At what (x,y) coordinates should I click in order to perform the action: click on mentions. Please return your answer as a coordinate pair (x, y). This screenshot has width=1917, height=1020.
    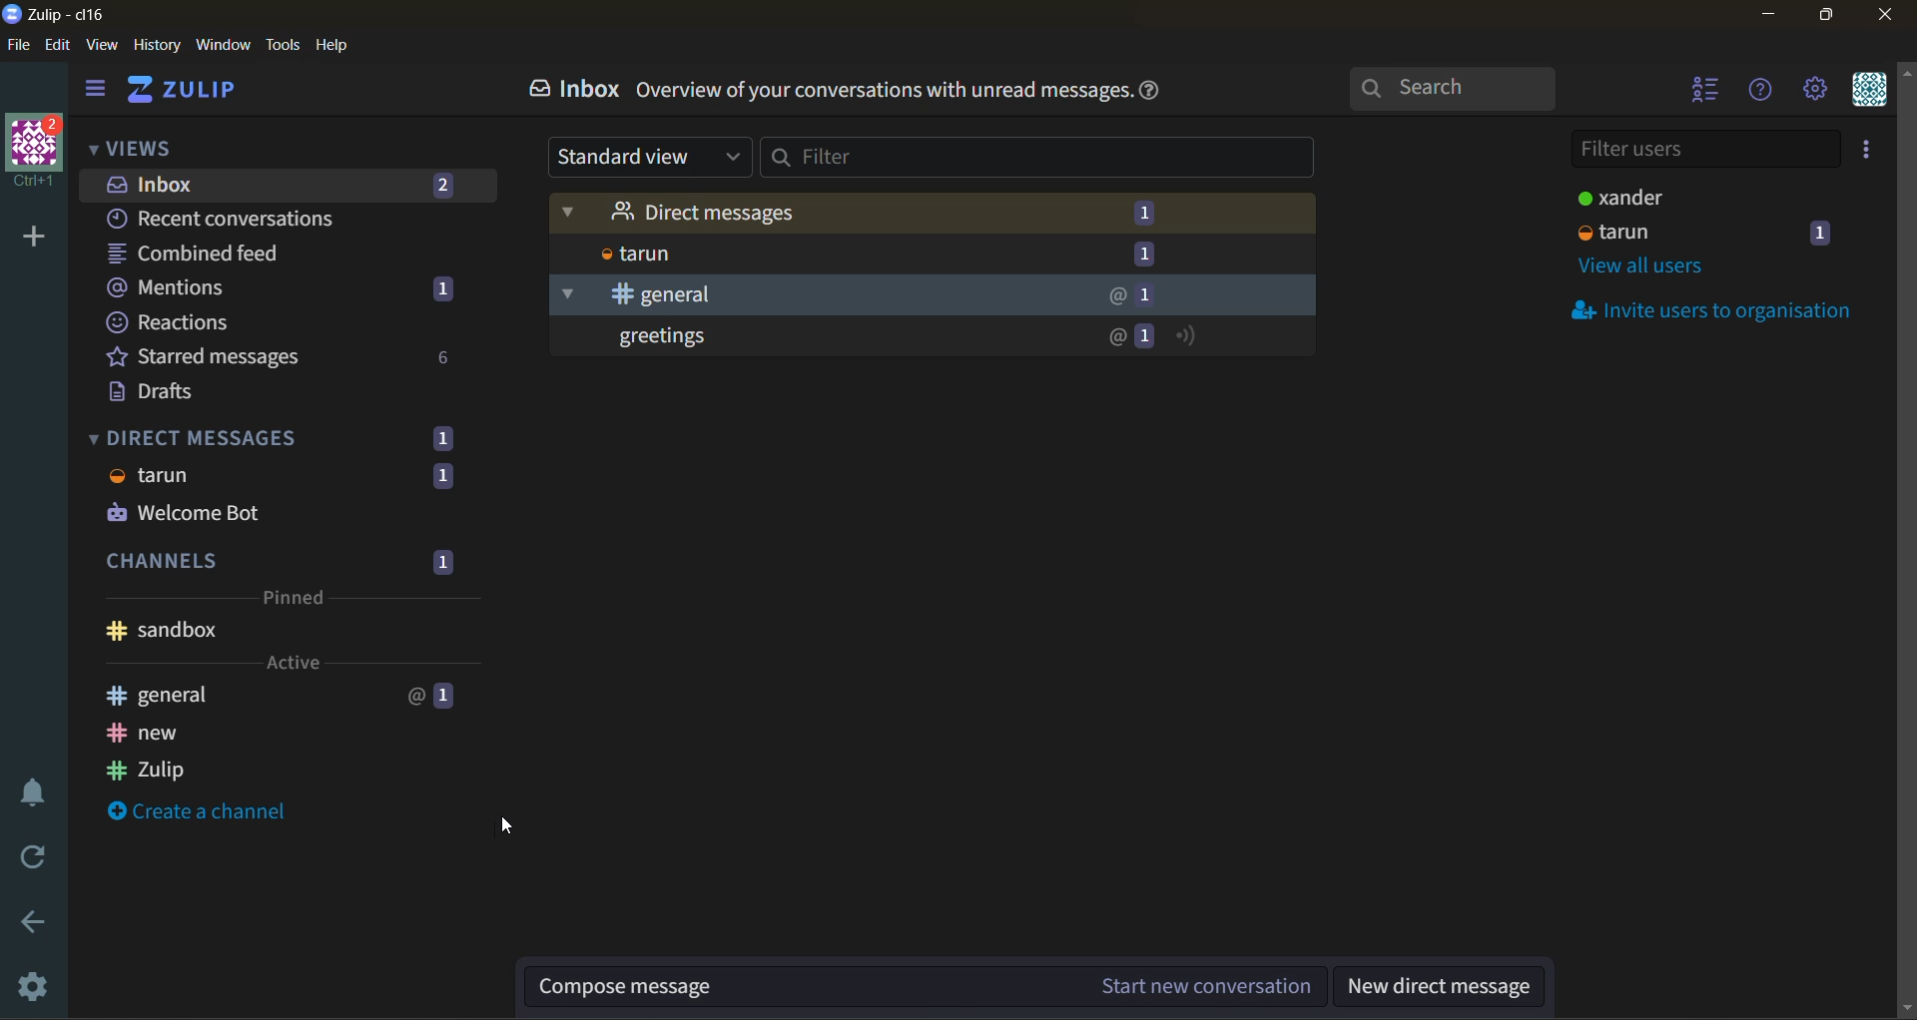
    Looking at the image, I should click on (287, 289).